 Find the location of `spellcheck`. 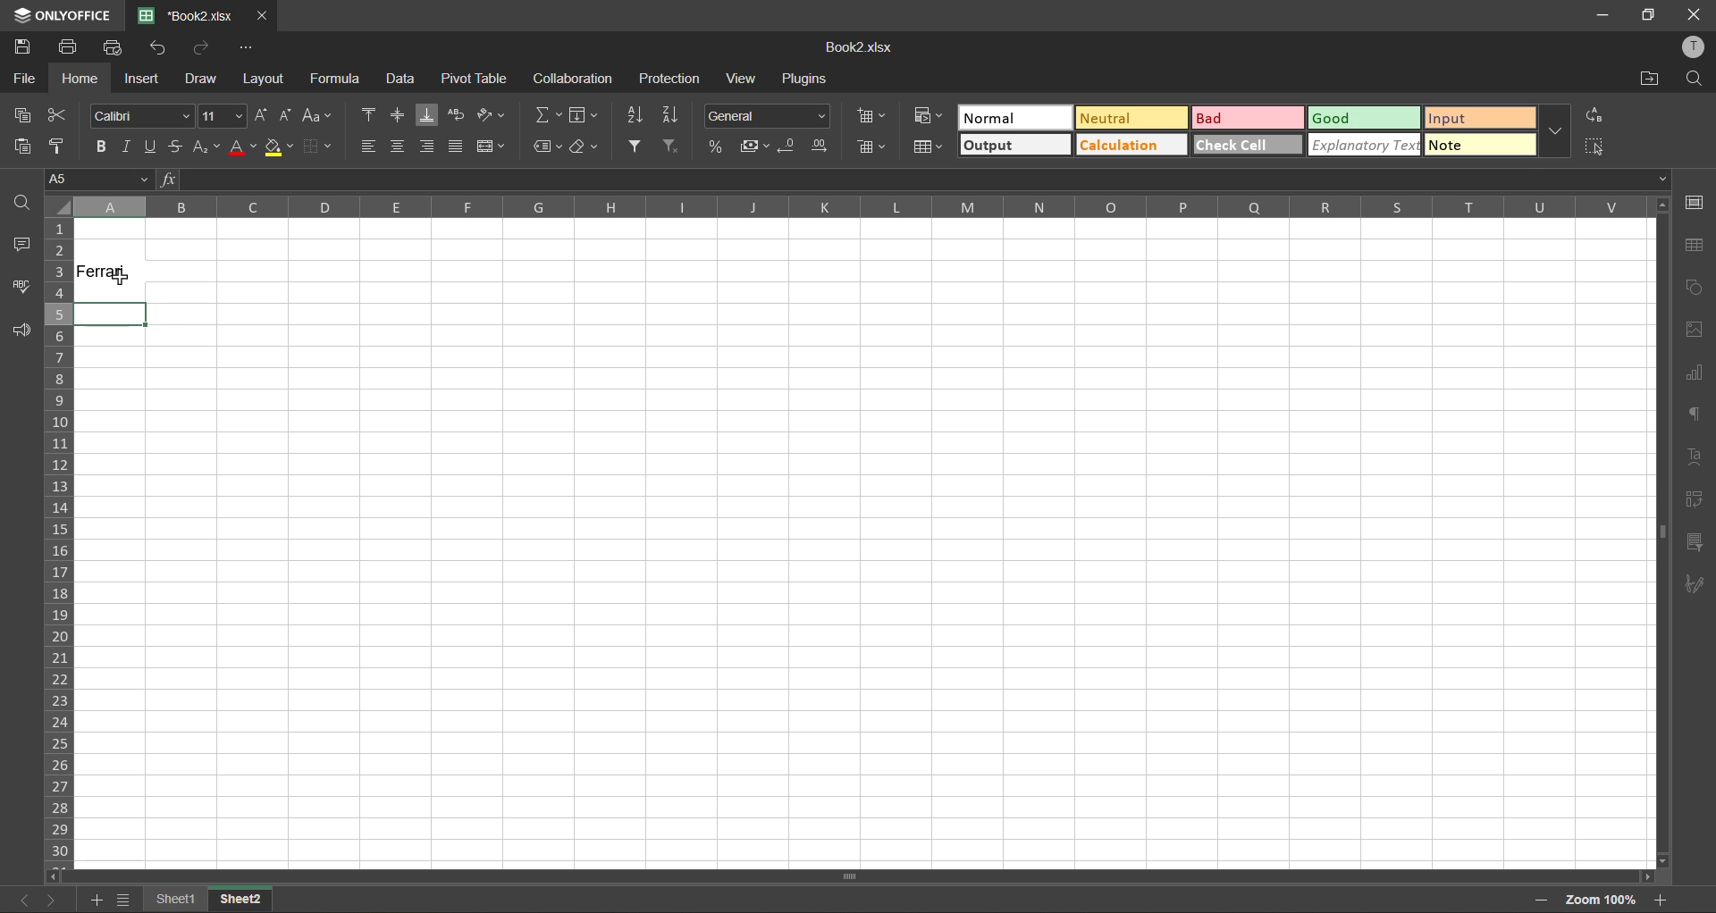

spellcheck is located at coordinates (21, 287).